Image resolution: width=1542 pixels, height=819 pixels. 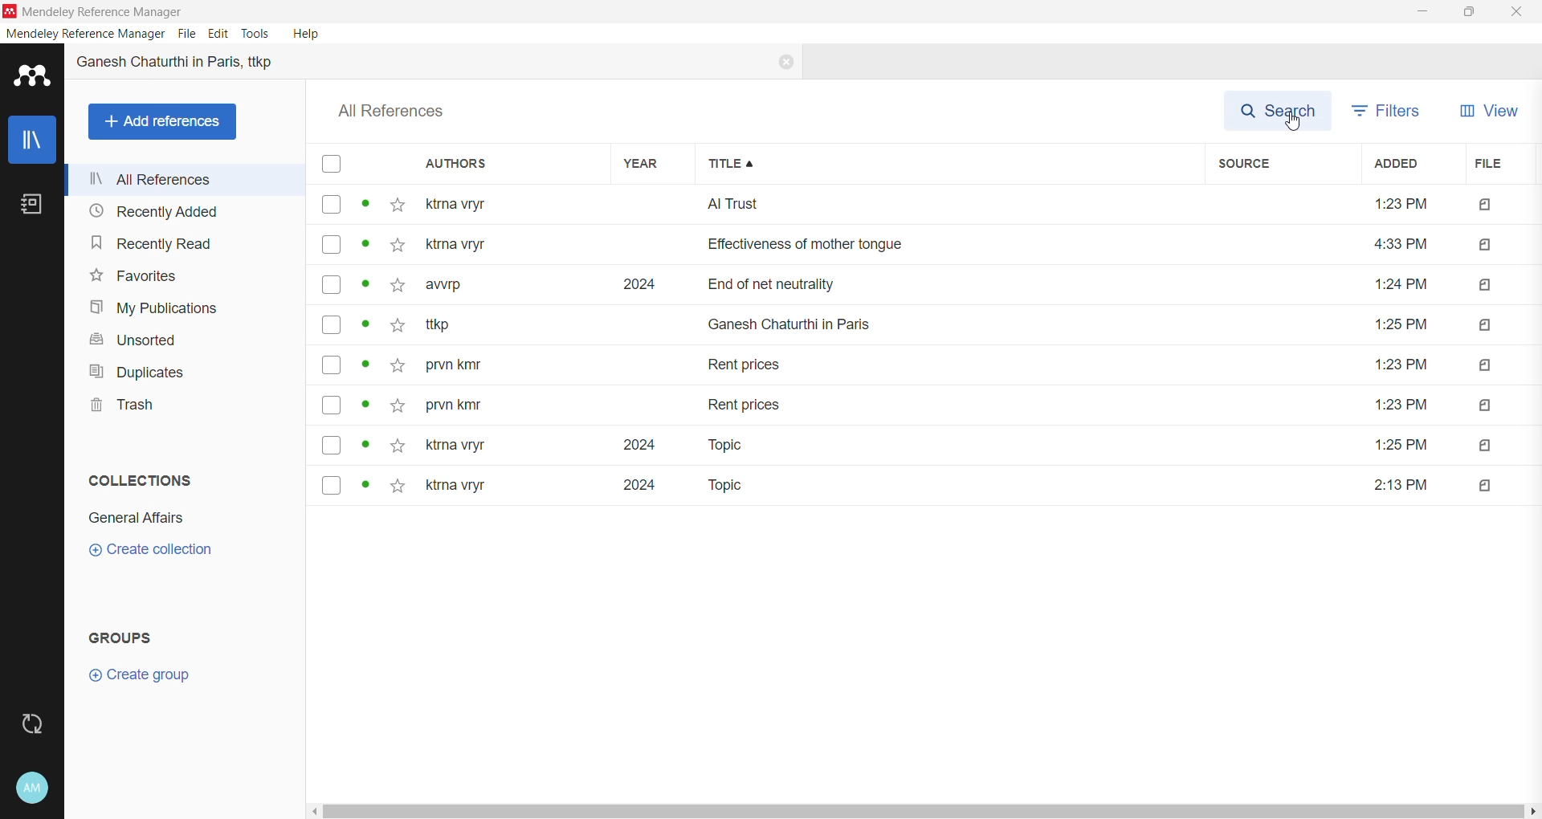 I want to click on view status, so click(x=368, y=285).